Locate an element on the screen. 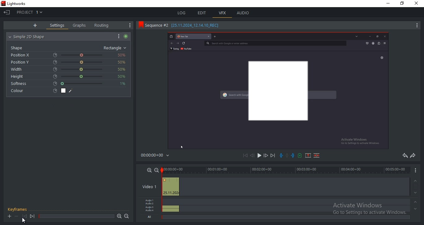 The image size is (424, 225). routing is located at coordinates (102, 25).